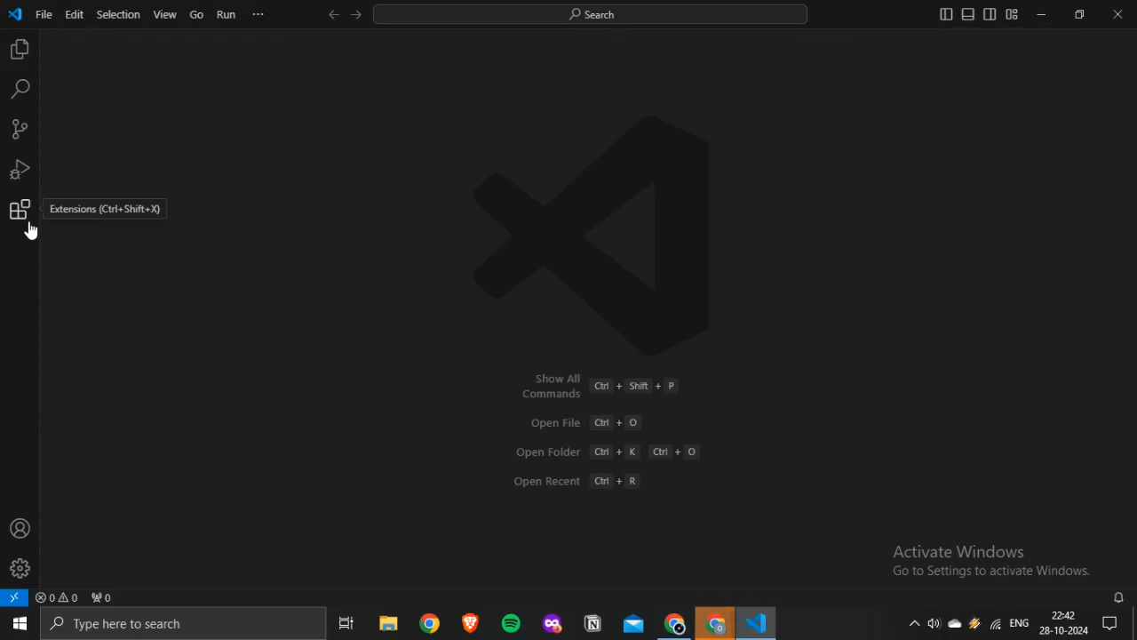 This screenshot has height=640, width=1137. What do you see at coordinates (20, 170) in the screenshot?
I see `run and debug` at bounding box center [20, 170].